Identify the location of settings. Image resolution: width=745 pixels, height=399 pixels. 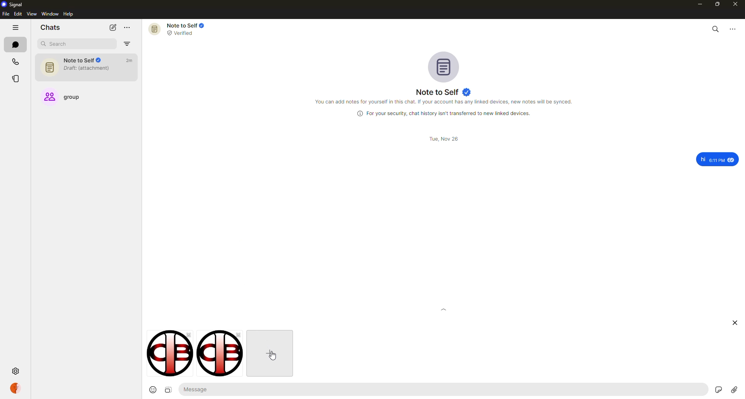
(16, 371).